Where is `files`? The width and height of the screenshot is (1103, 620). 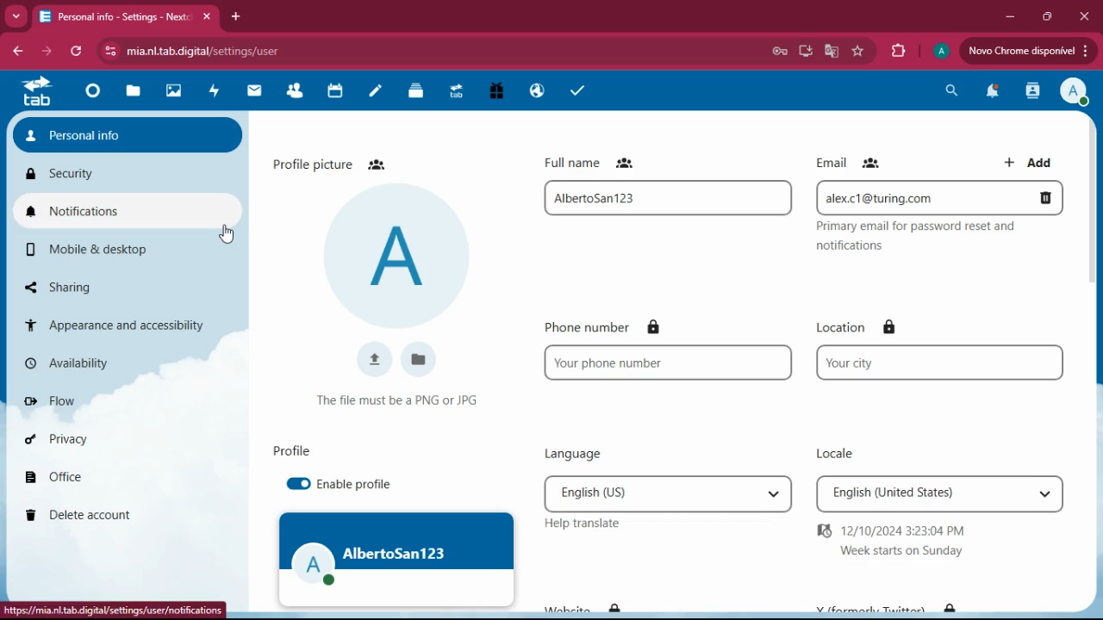 files is located at coordinates (418, 360).